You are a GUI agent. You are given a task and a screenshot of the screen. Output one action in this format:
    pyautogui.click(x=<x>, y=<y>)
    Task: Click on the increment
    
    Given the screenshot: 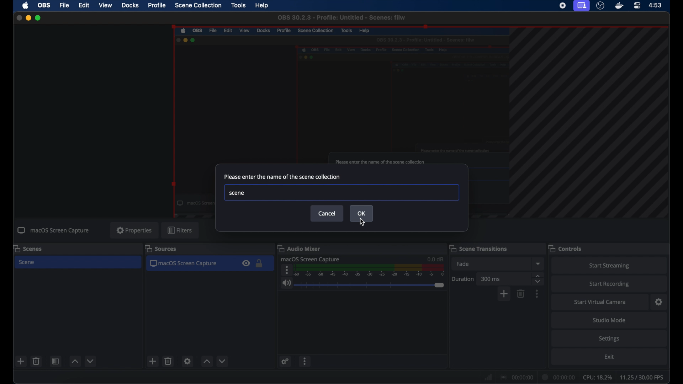 What is the action you would take?
    pyautogui.click(x=207, y=362)
    